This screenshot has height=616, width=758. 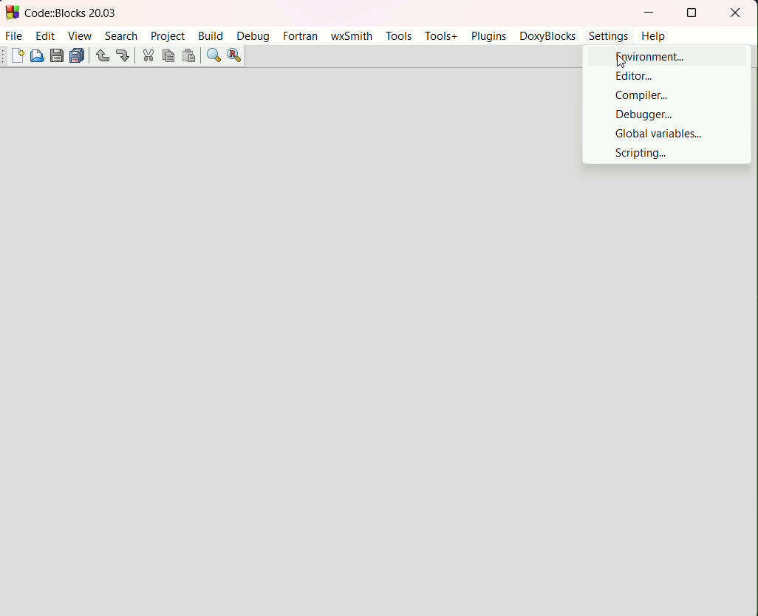 I want to click on environment, so click(x=647, y=57).